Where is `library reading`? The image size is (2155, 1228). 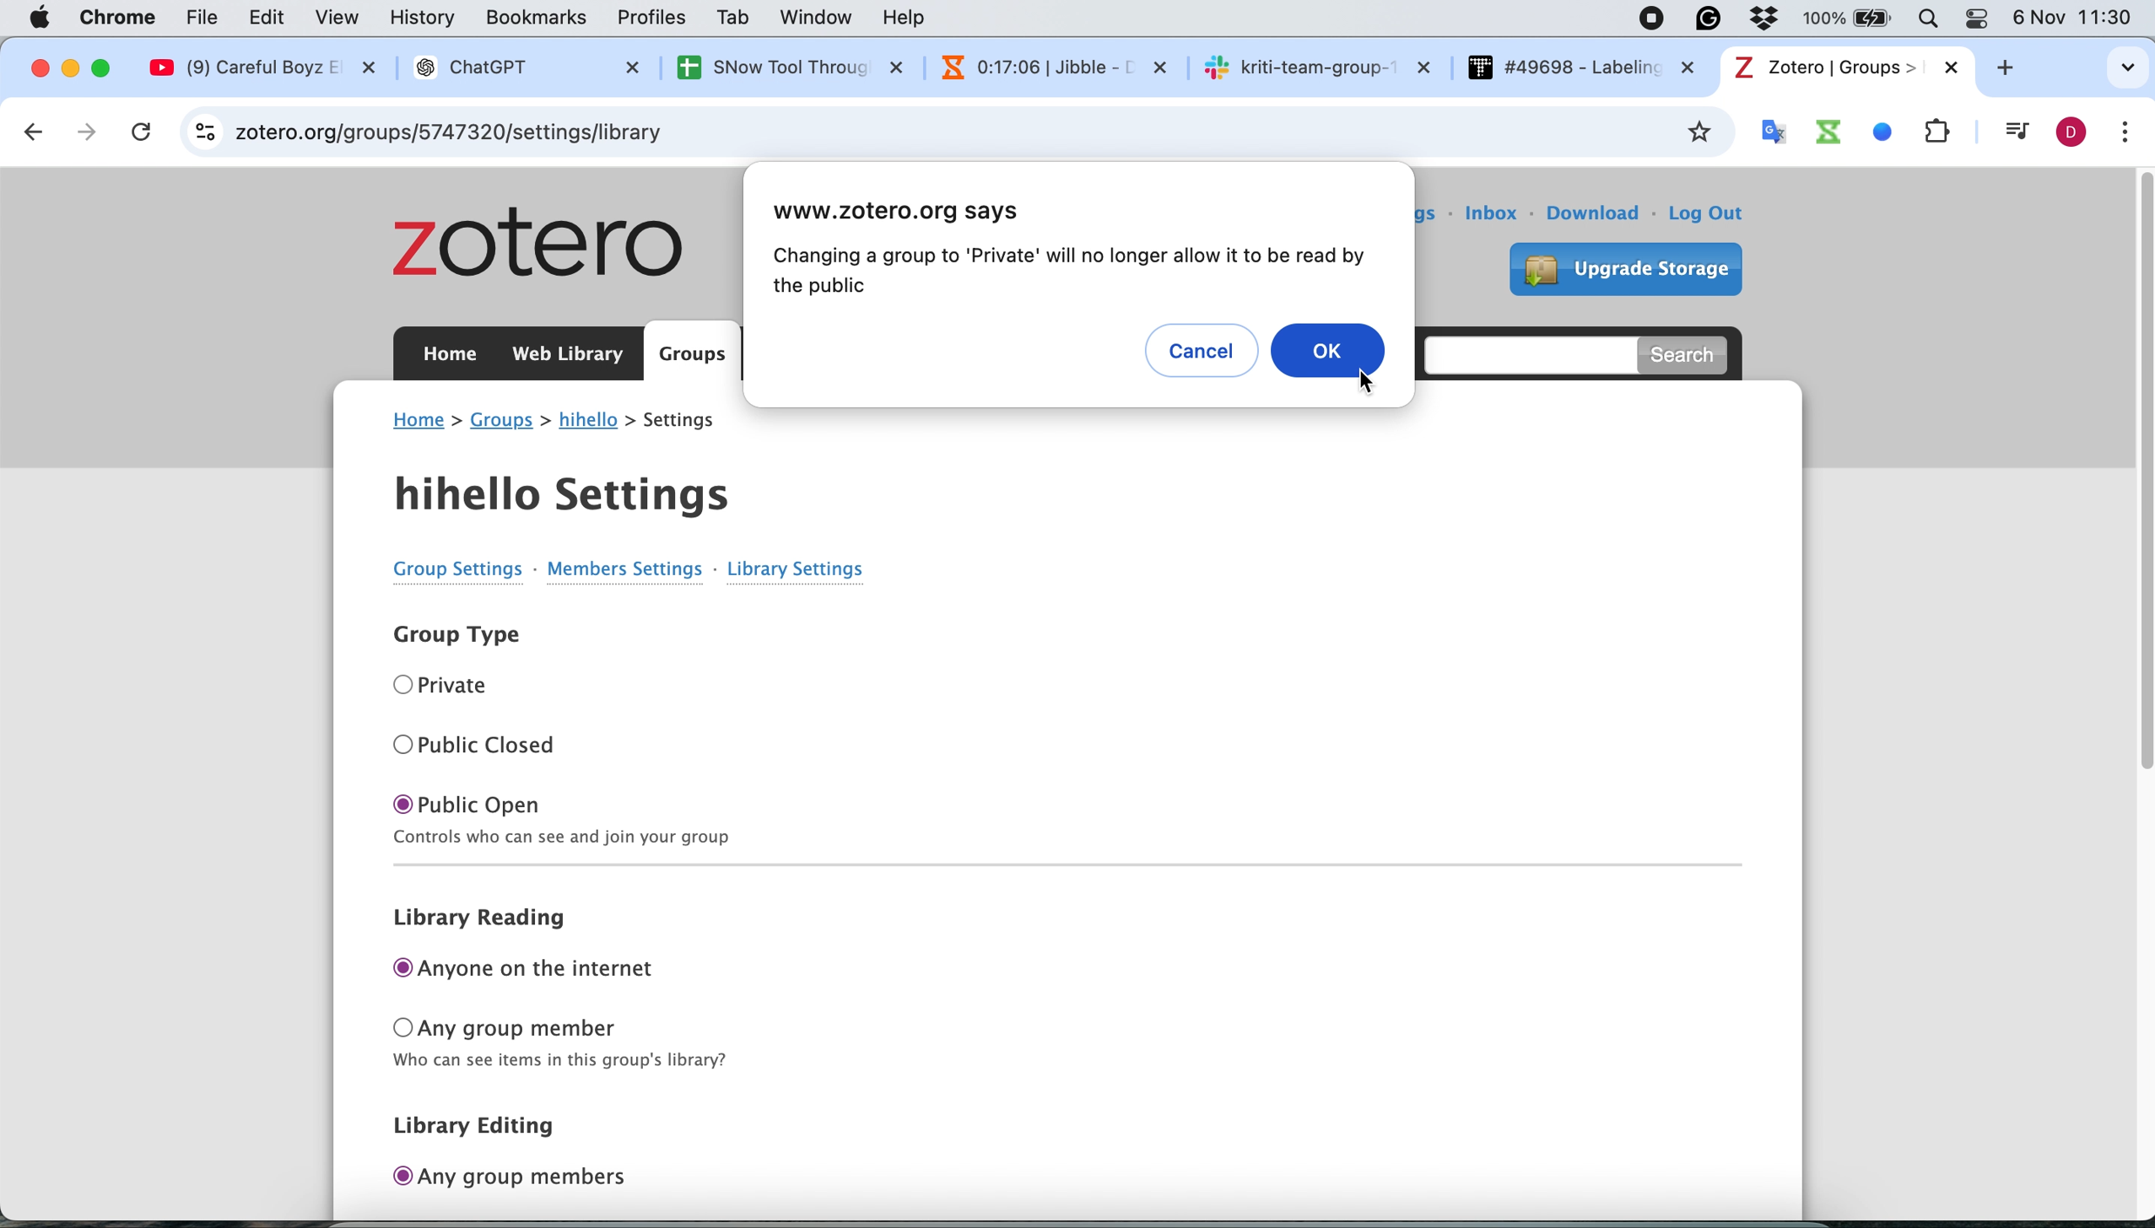
library reading is located at coordinates (494, 921).